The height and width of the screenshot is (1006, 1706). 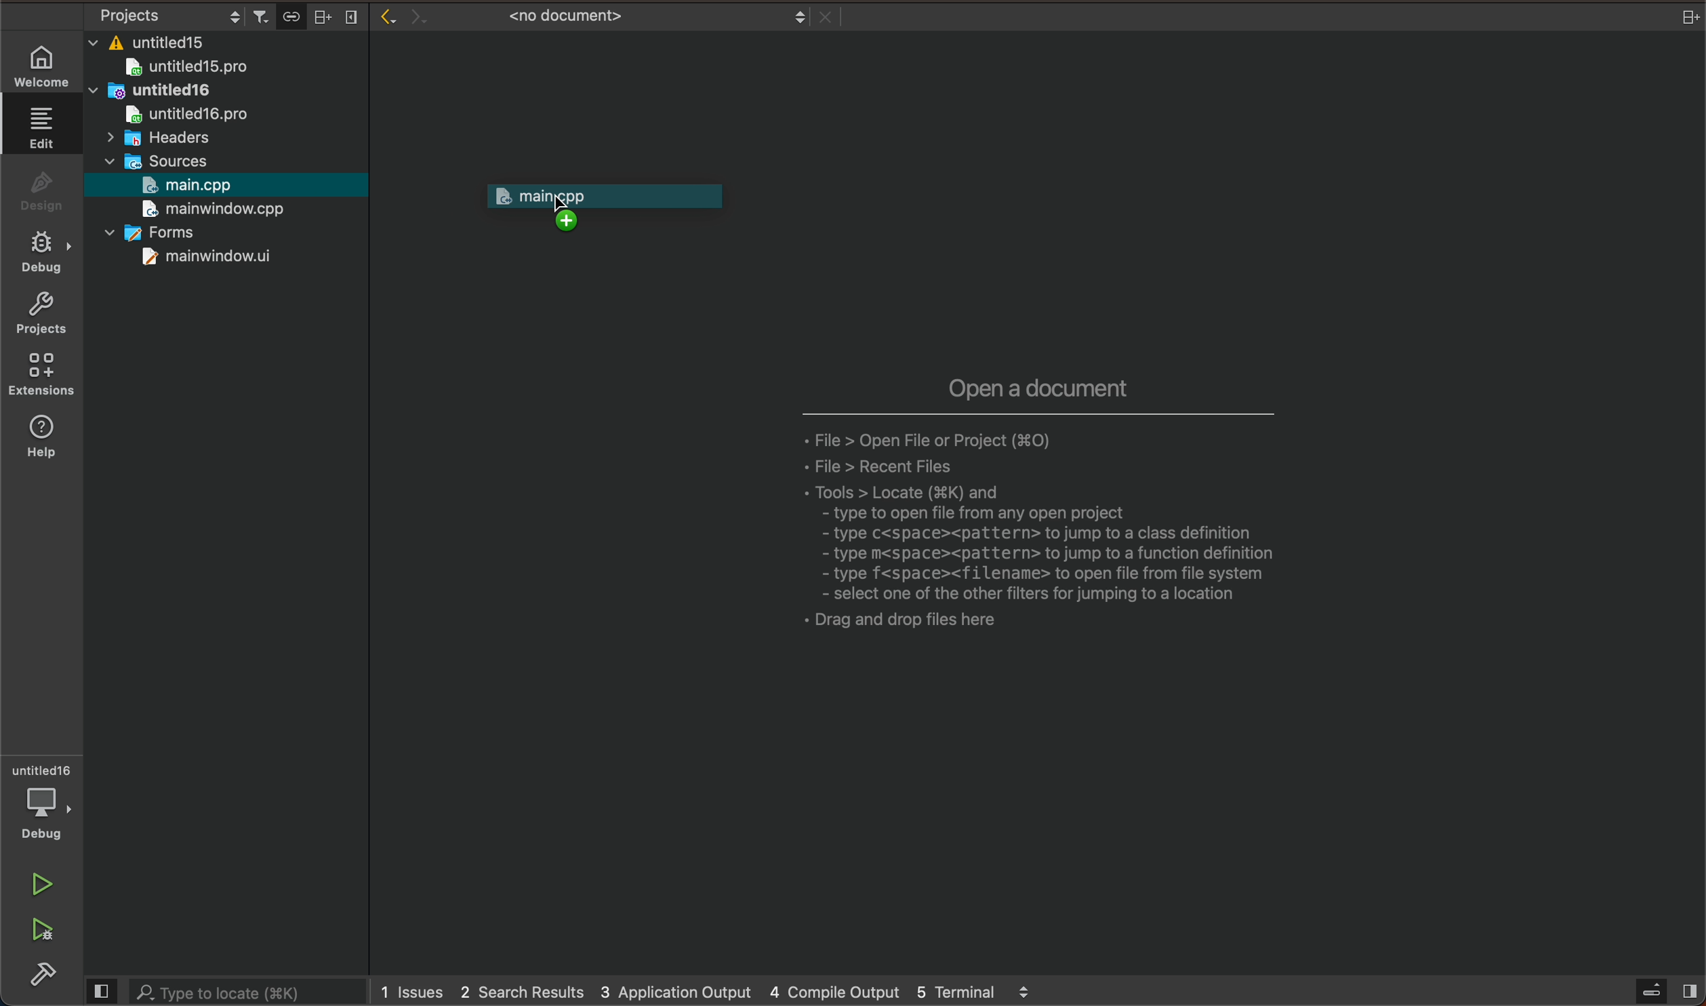 I want to click on close, so click(x=354, y=18).